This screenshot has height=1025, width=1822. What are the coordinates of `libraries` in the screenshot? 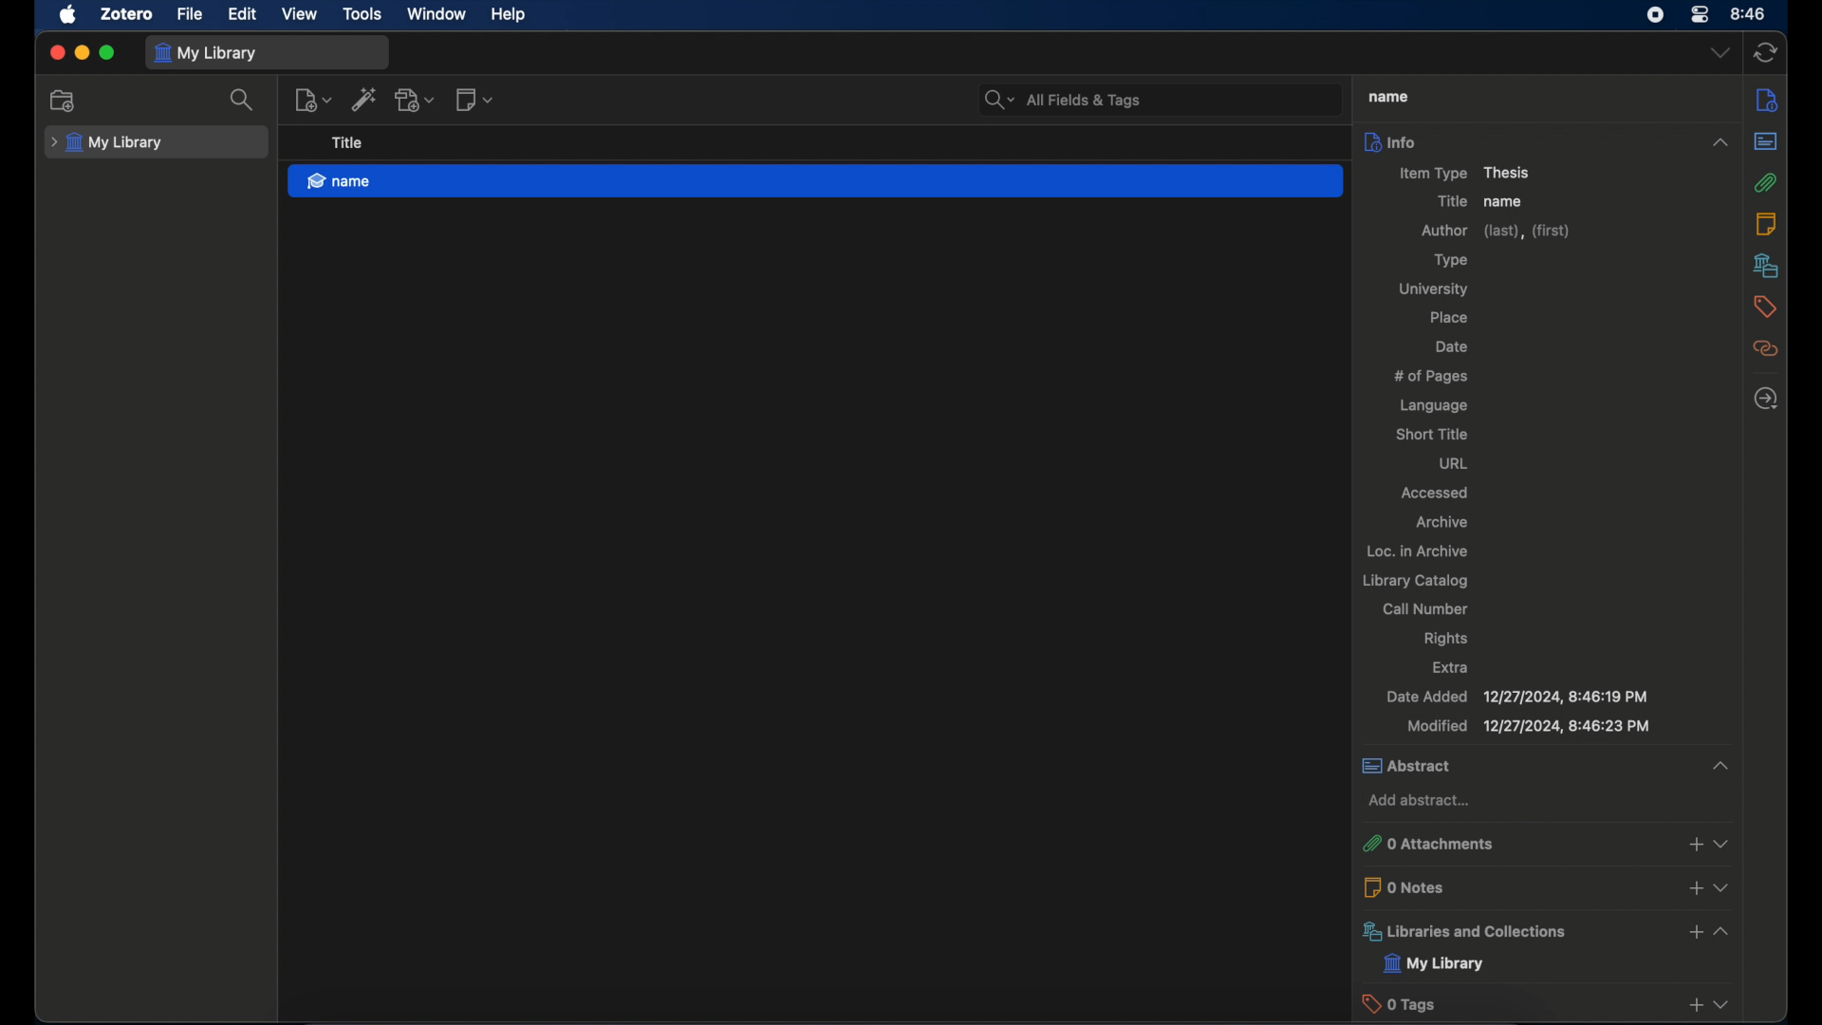 It's located at (1513, 931).